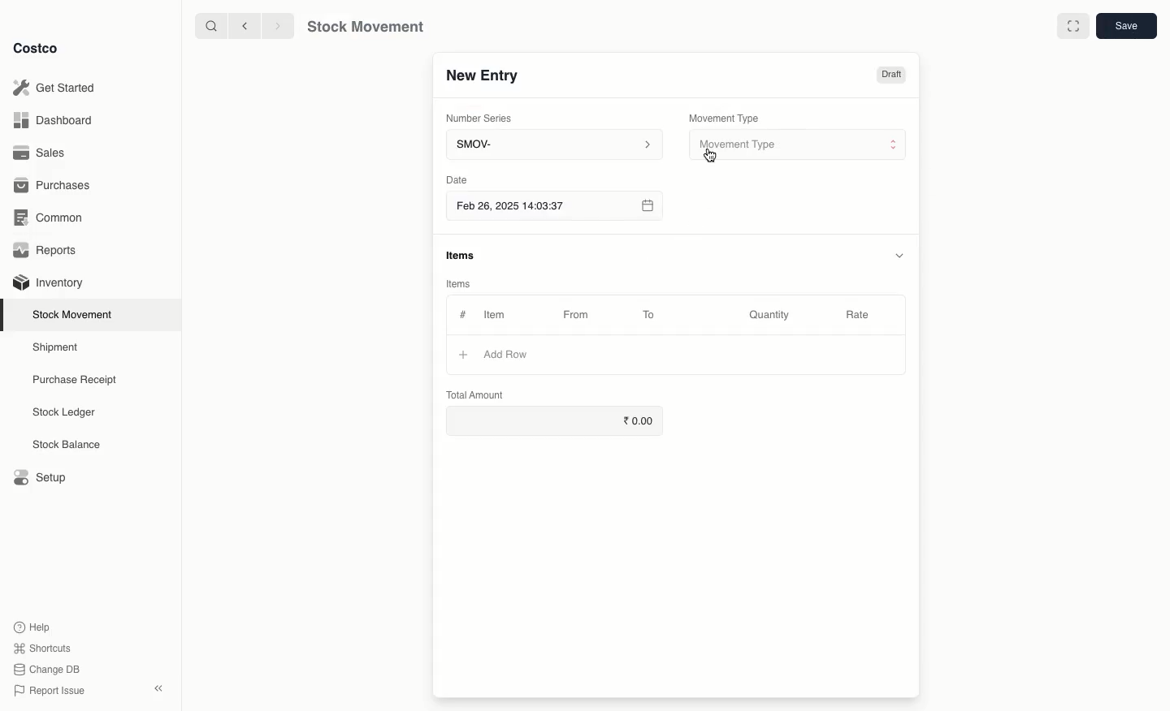 The width and height of the screenshot is (1170, 711). I want to click on Date, so click(456, 179).